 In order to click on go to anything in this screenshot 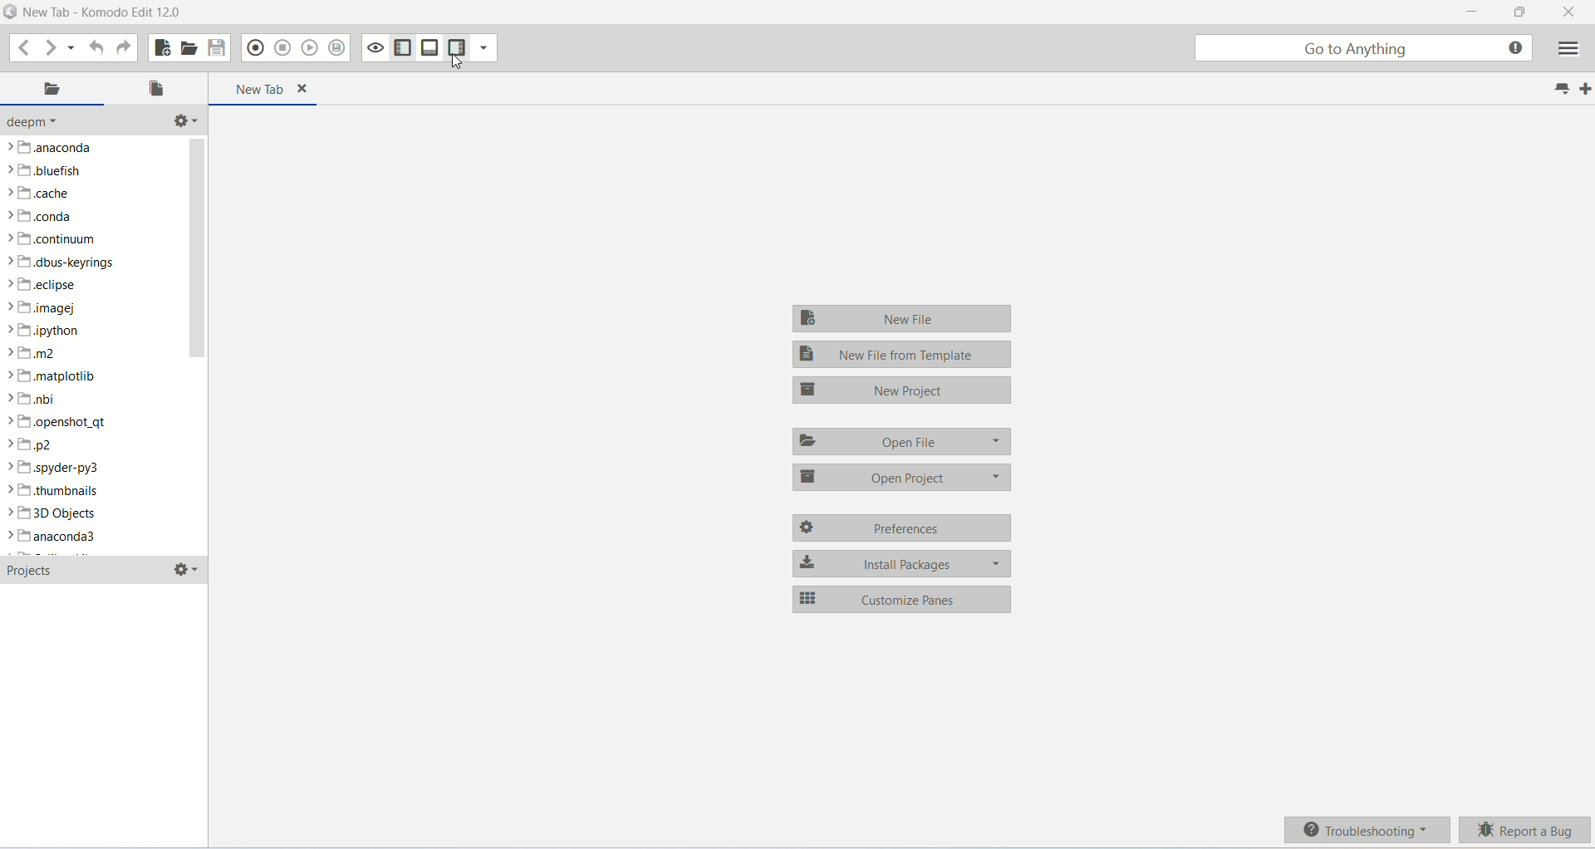, I will do `click(1364, 48)`.